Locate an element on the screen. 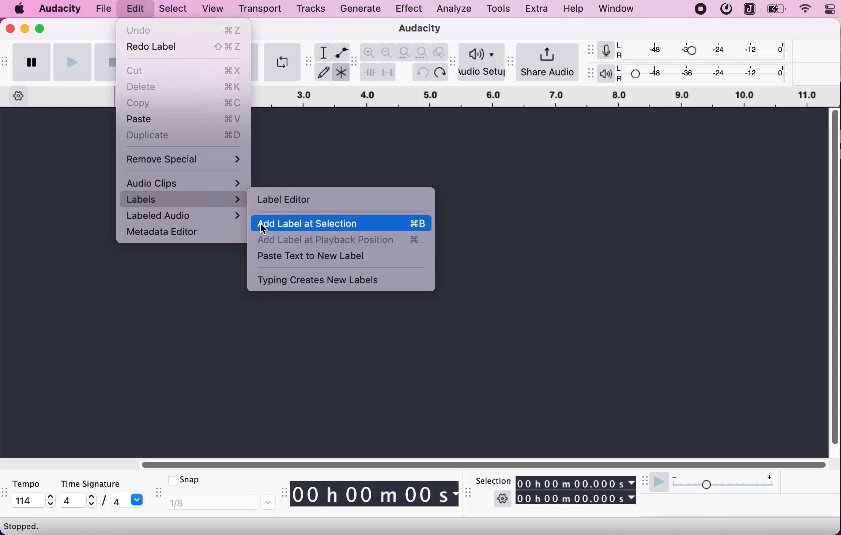 Image resolution: width=841 pixels, height=535 pixels. extra is located at coordinates (538, 9).